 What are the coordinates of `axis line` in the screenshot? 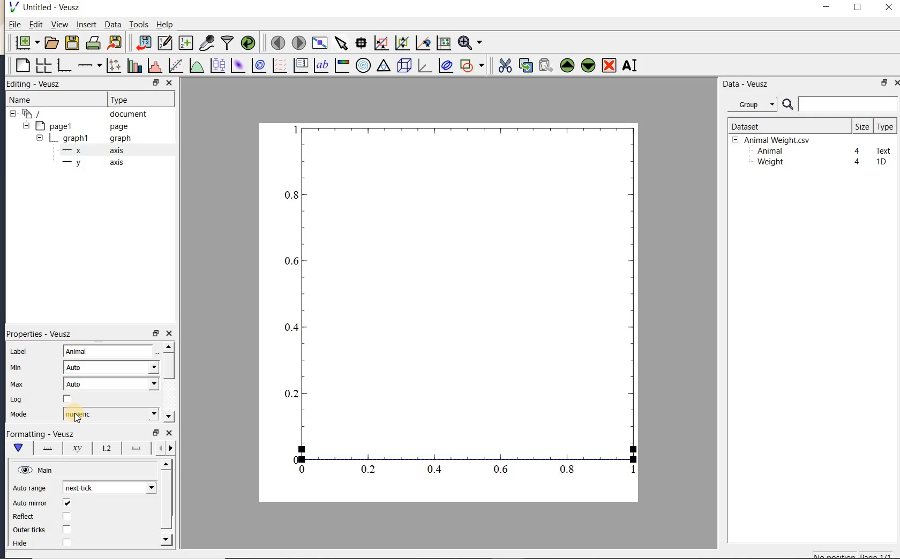 It's located at (46, 448).